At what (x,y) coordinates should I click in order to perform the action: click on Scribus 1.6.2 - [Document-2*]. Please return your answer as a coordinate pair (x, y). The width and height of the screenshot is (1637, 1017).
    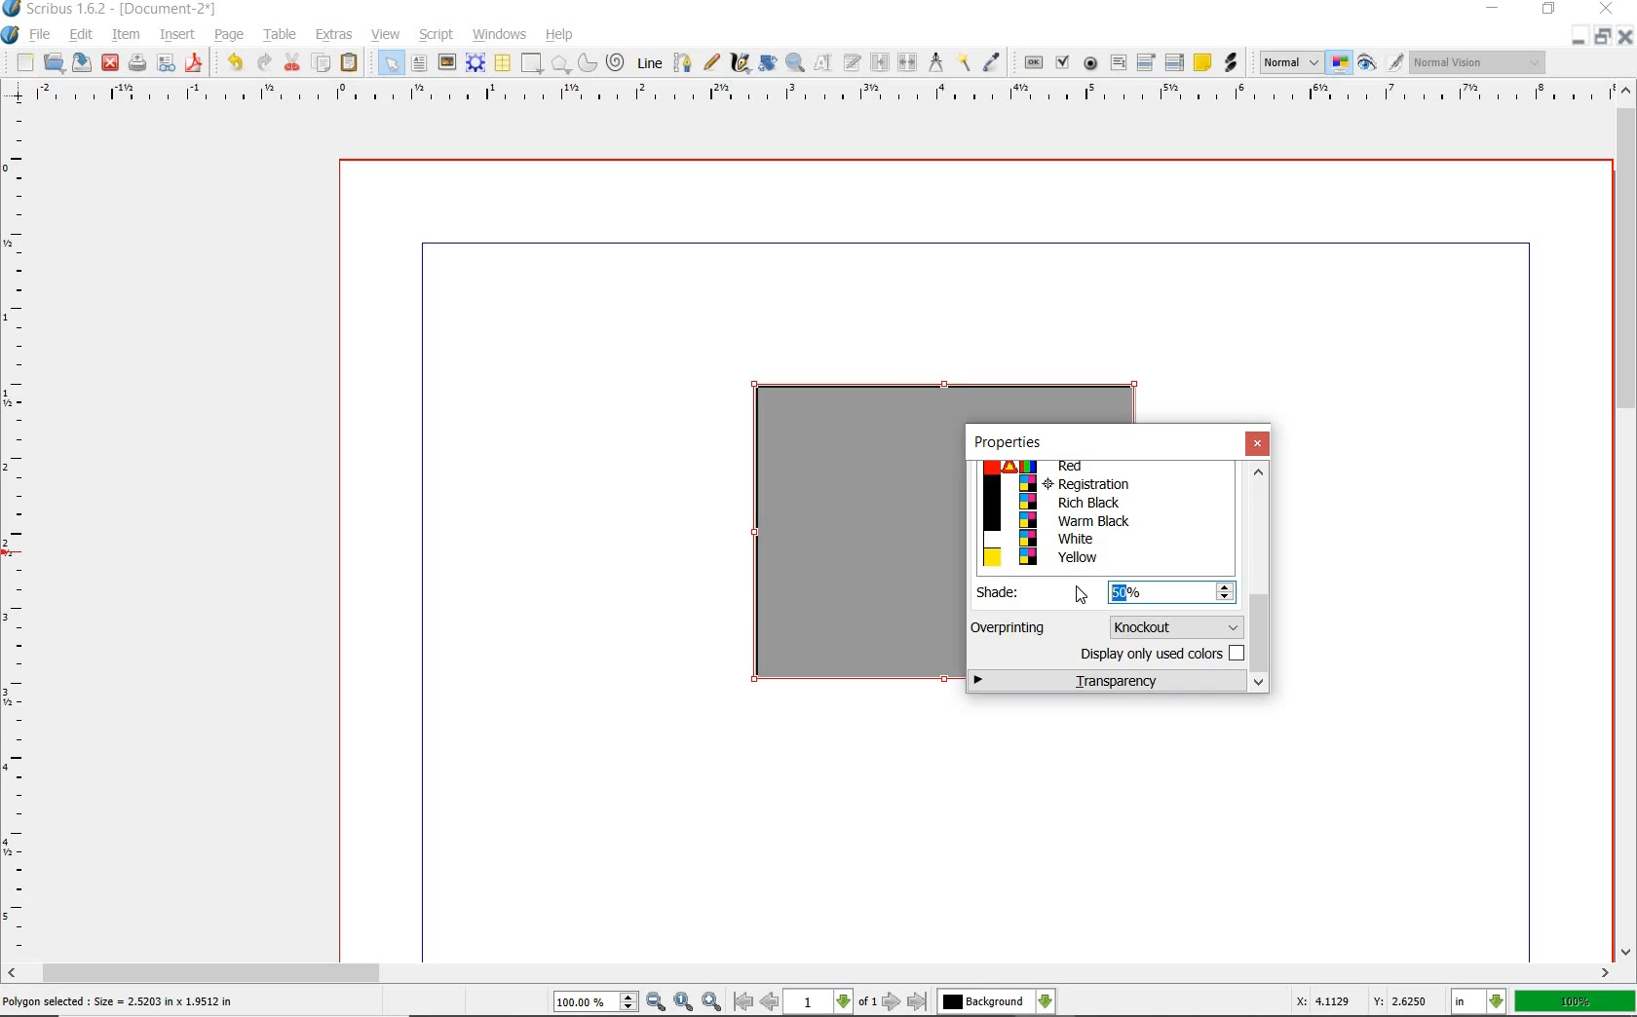
    Looking at the image, I should click on (112, 10).